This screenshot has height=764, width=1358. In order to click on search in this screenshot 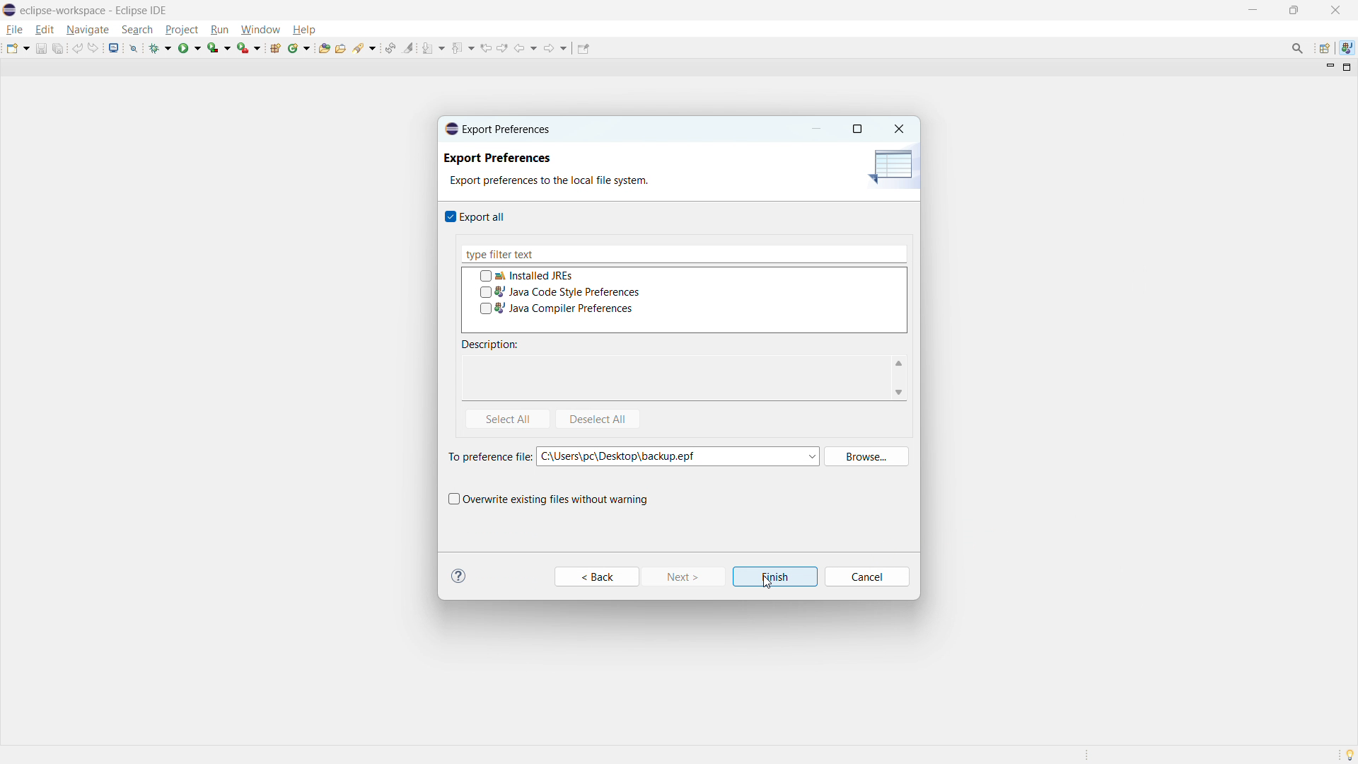, I will do `click(365, 47)`.